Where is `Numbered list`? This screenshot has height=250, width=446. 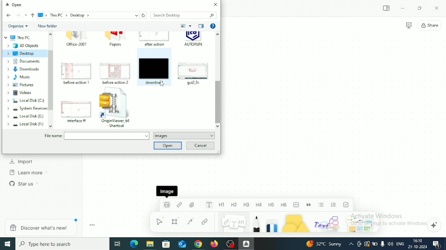 Numbered list is located at coordinates (334, 205).